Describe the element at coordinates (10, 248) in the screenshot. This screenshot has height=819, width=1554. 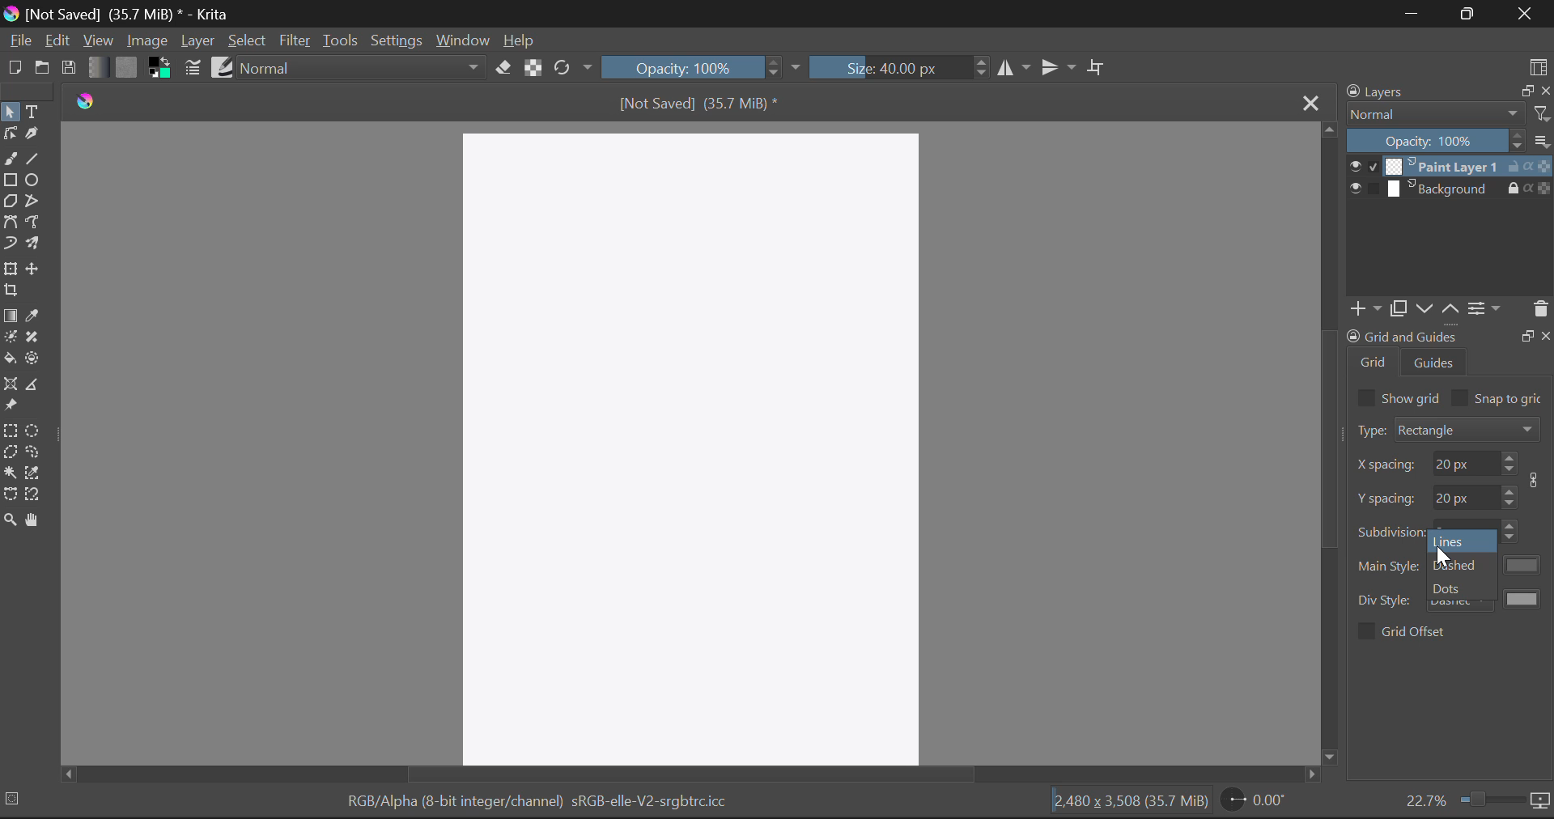
I see `Dynamic Brush Tool` at that location.